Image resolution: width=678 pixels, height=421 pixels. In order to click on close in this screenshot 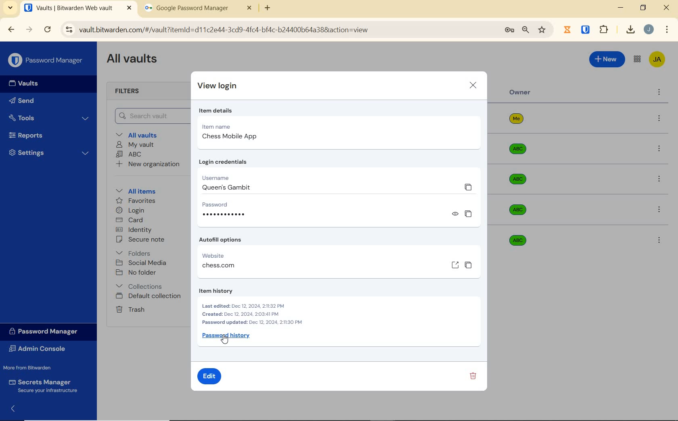, I will do `click(667, 9)`.